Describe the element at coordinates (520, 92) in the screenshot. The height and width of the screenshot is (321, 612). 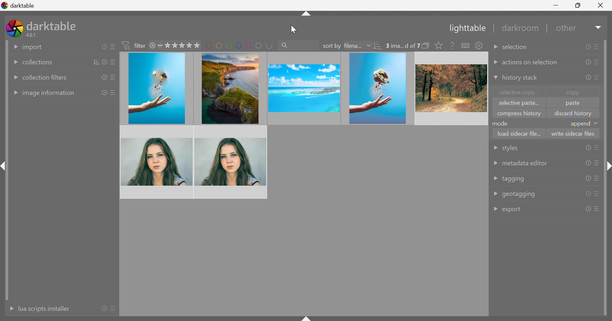
I see `selective copy...` at that location.